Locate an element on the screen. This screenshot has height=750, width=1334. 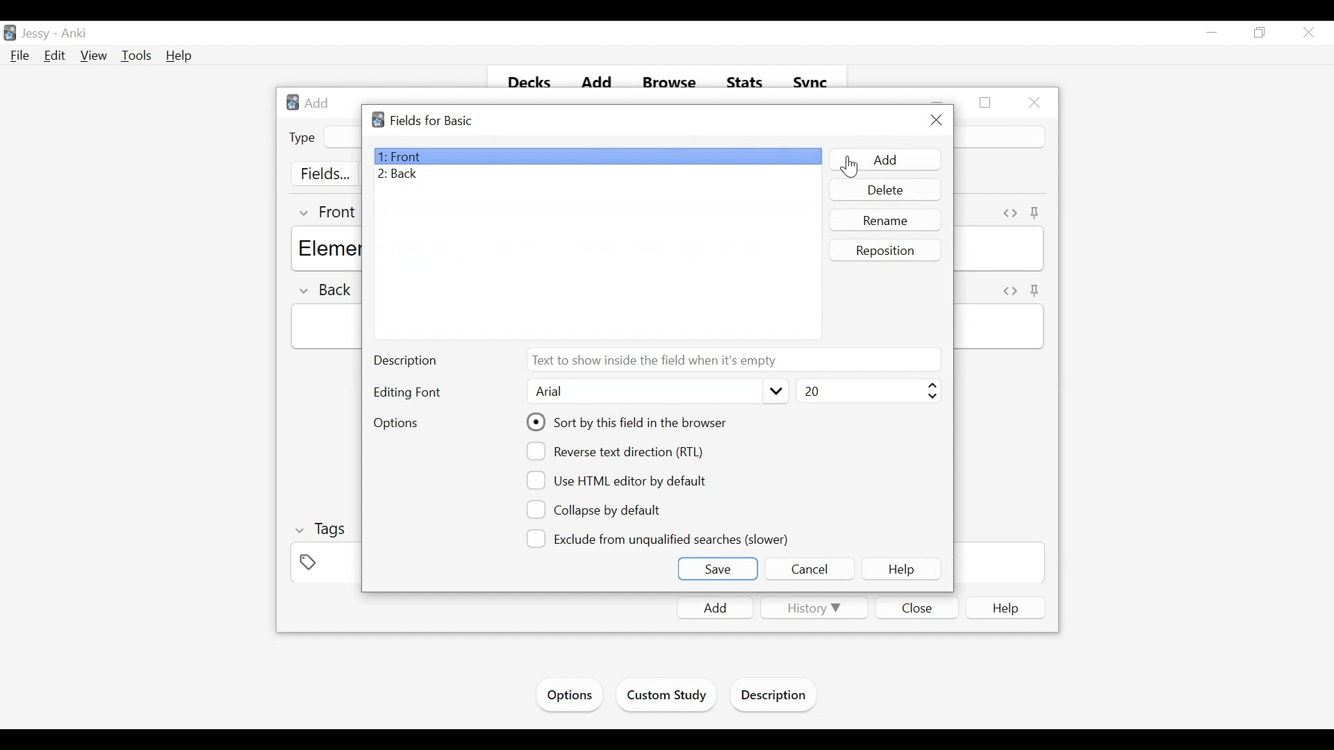
Restore is located at coordinates (1258, 33).